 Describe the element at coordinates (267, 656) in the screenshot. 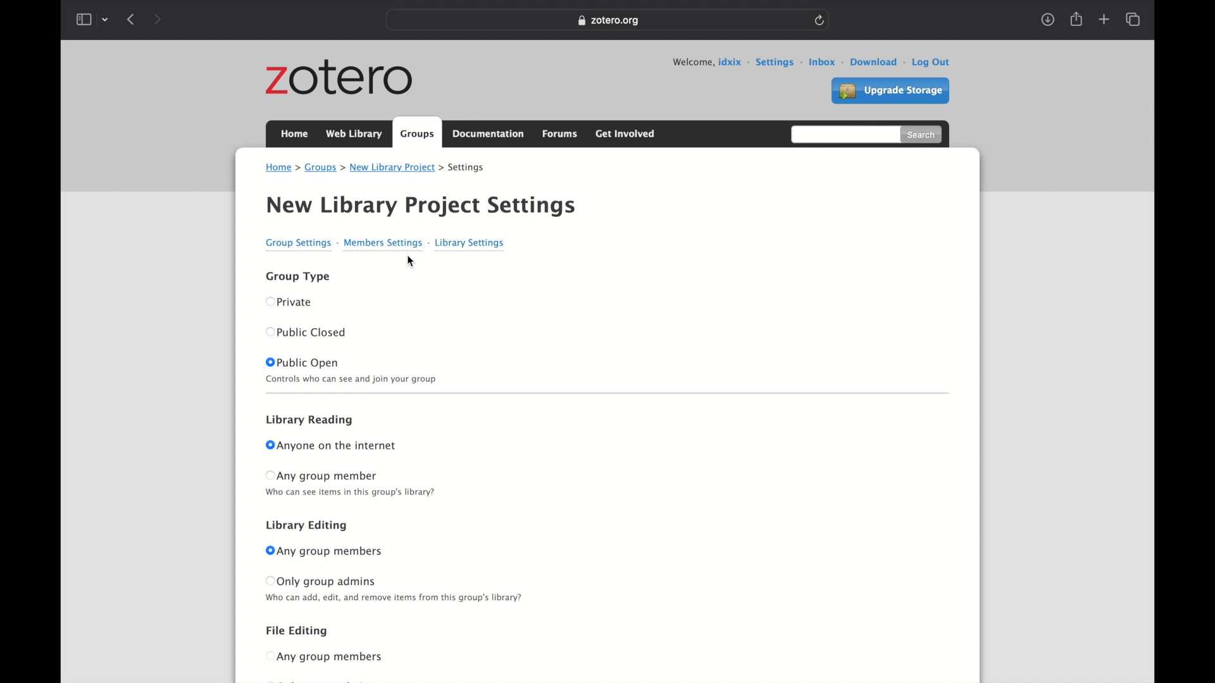

I see `button` at that location.